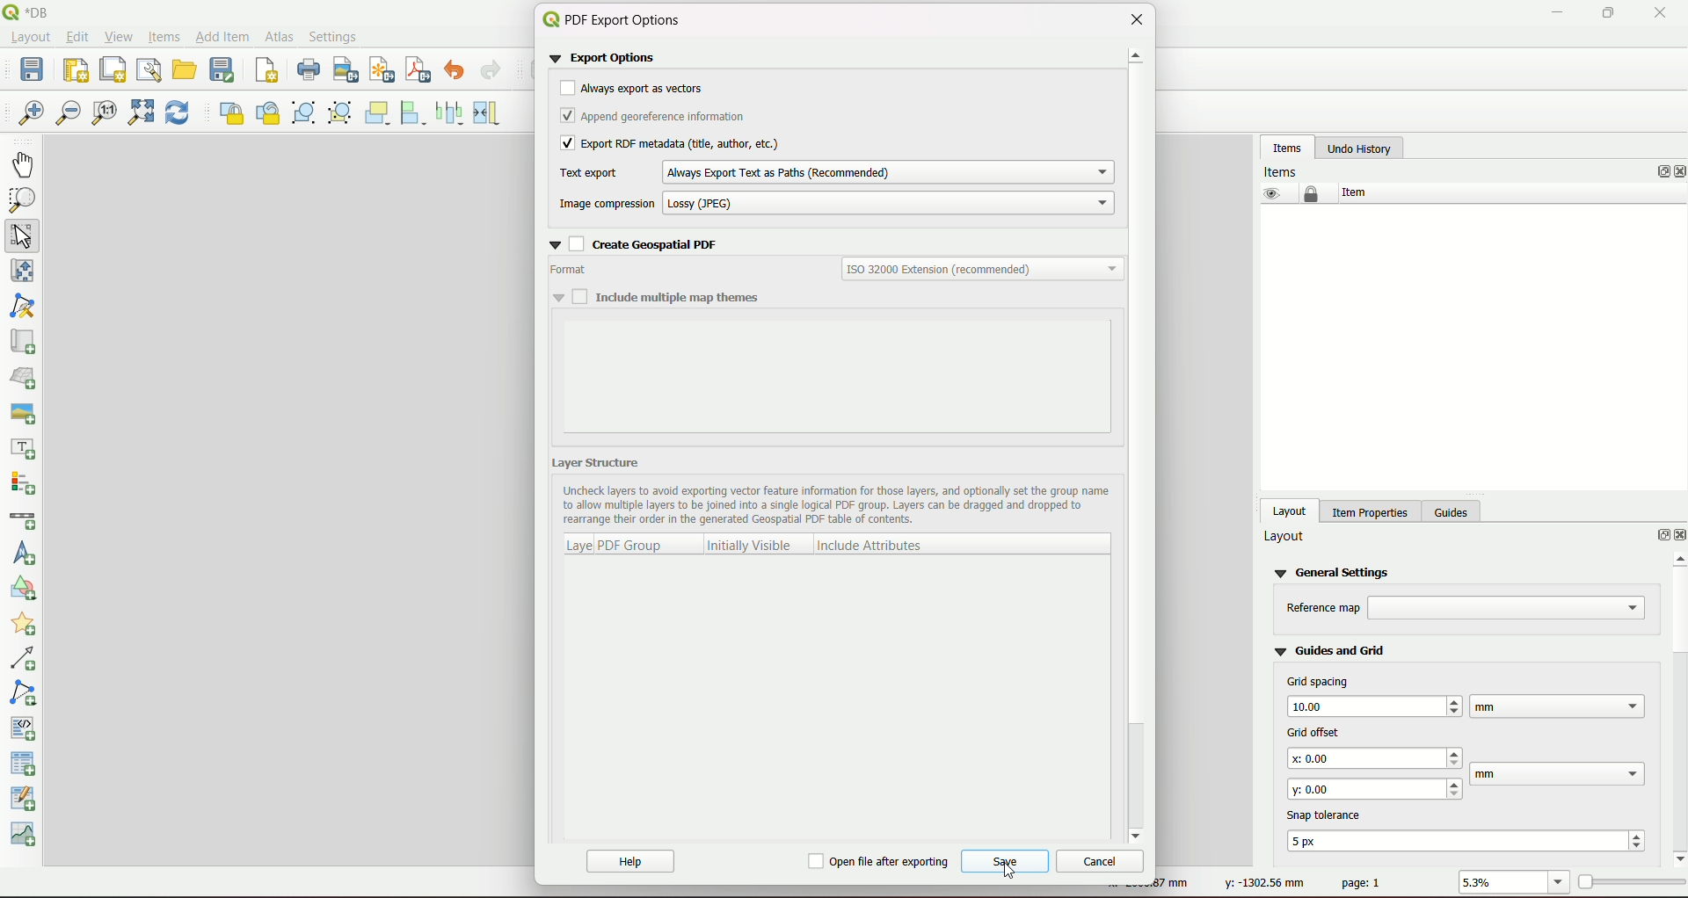 Image resolution: width=1688 pixels, height=898 pixels. Describe the element at coordinates (77, 39) in the screenshot. I see `Edit` at that location.